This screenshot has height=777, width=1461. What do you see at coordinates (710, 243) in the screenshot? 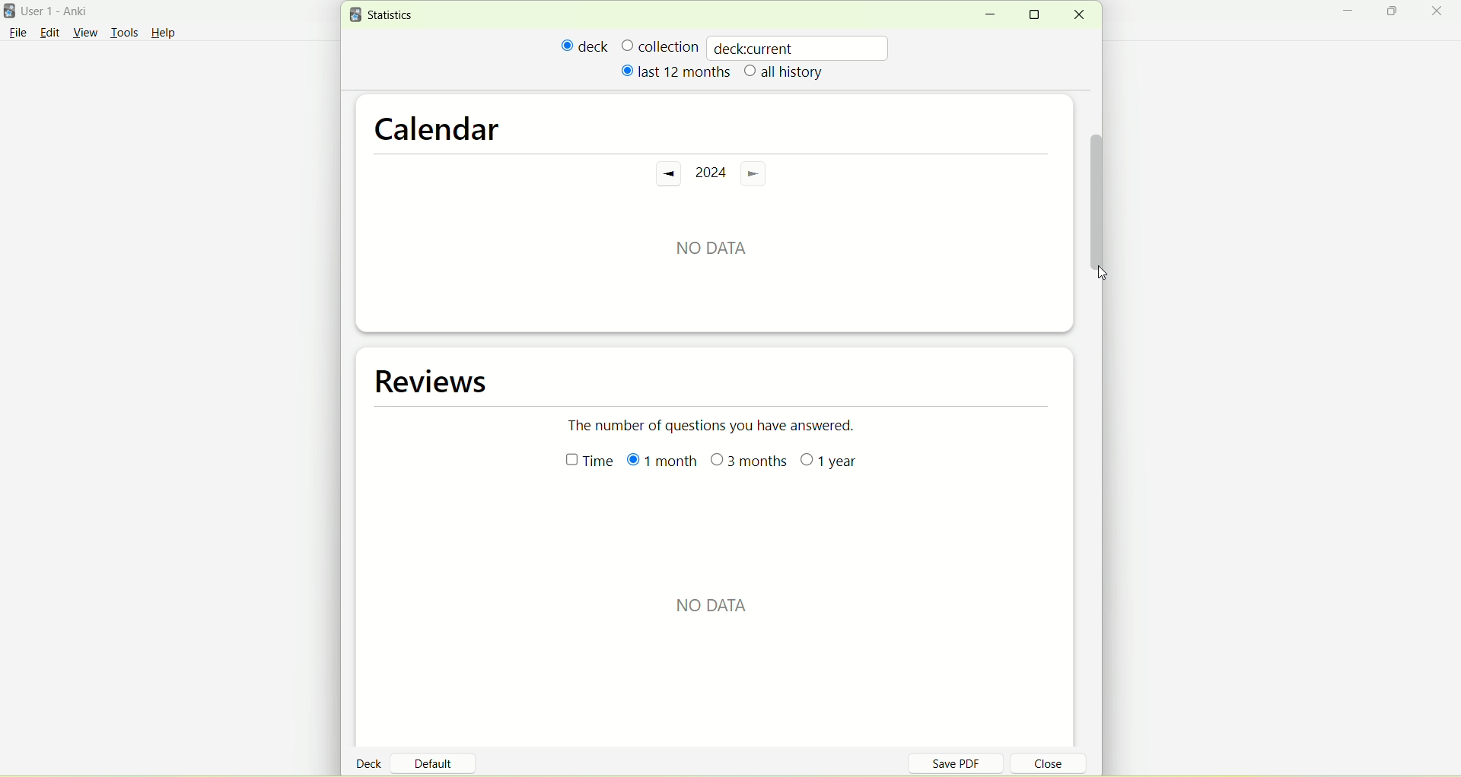
I see `No data` at bounding box center [710, 243].